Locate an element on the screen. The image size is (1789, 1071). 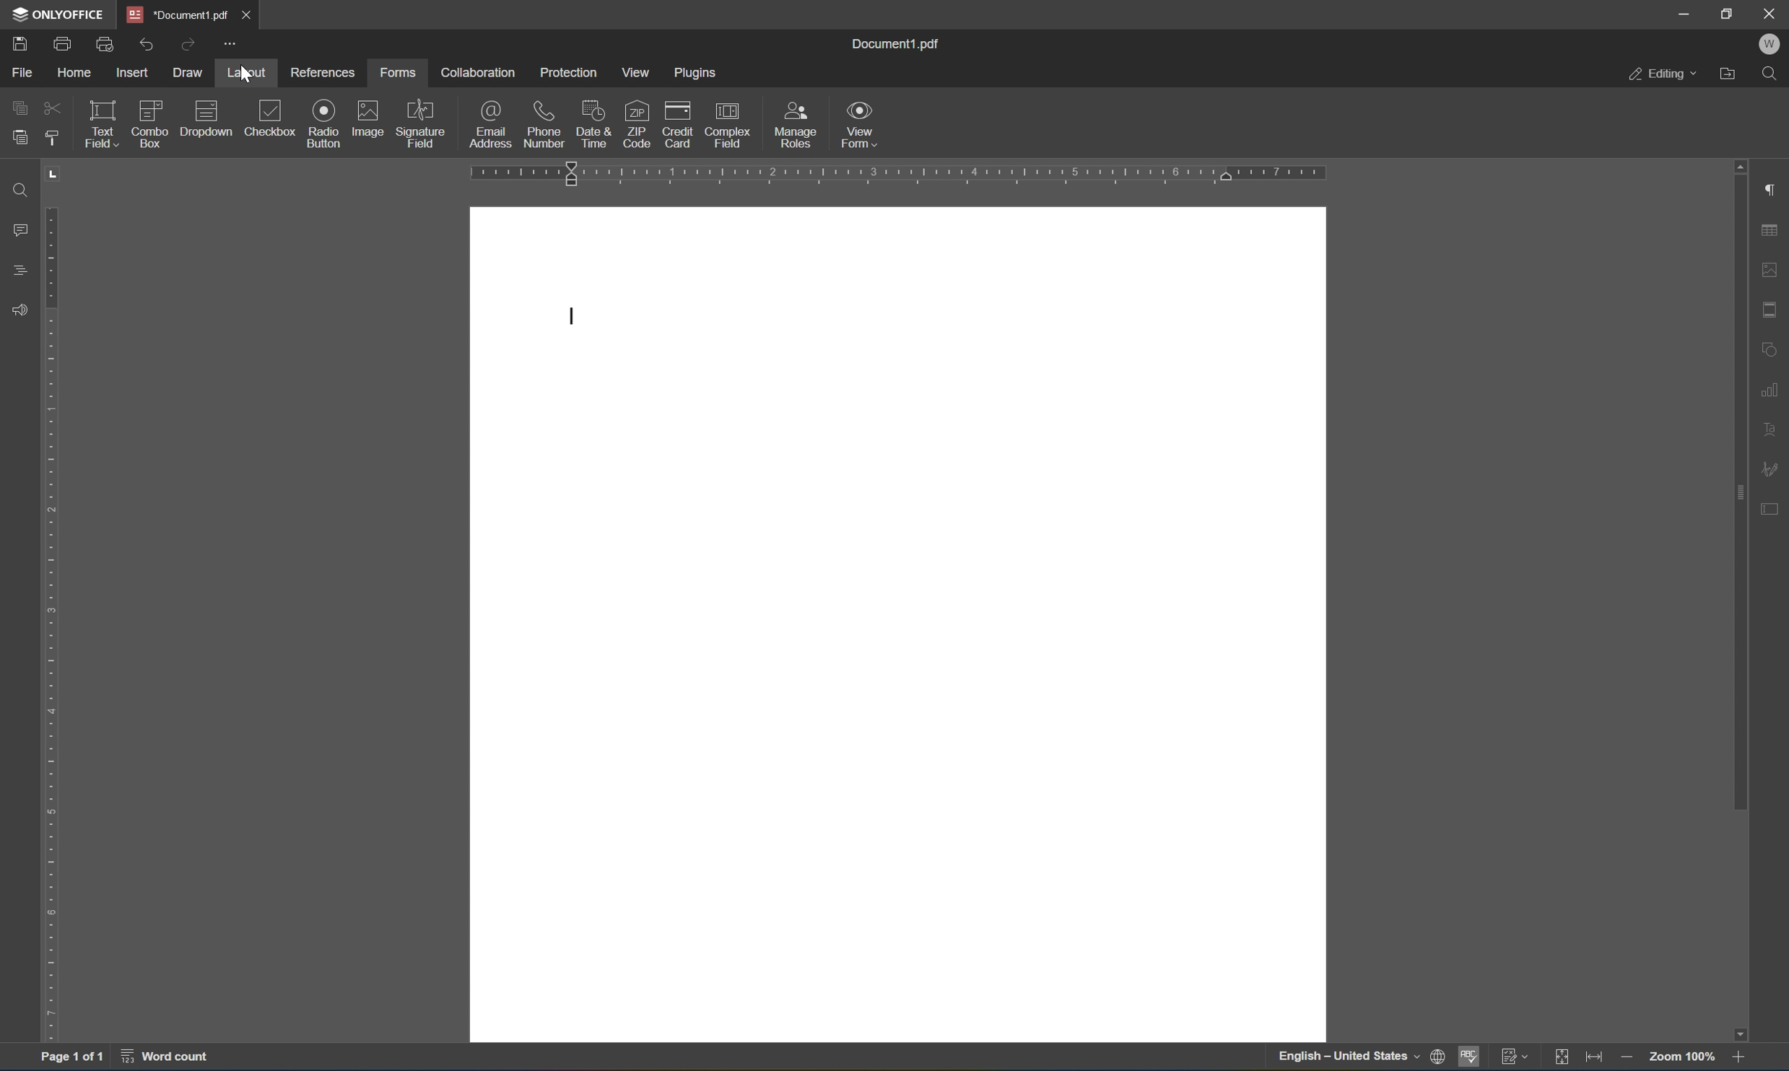
shape settings is located at coordinates (1773, 349).